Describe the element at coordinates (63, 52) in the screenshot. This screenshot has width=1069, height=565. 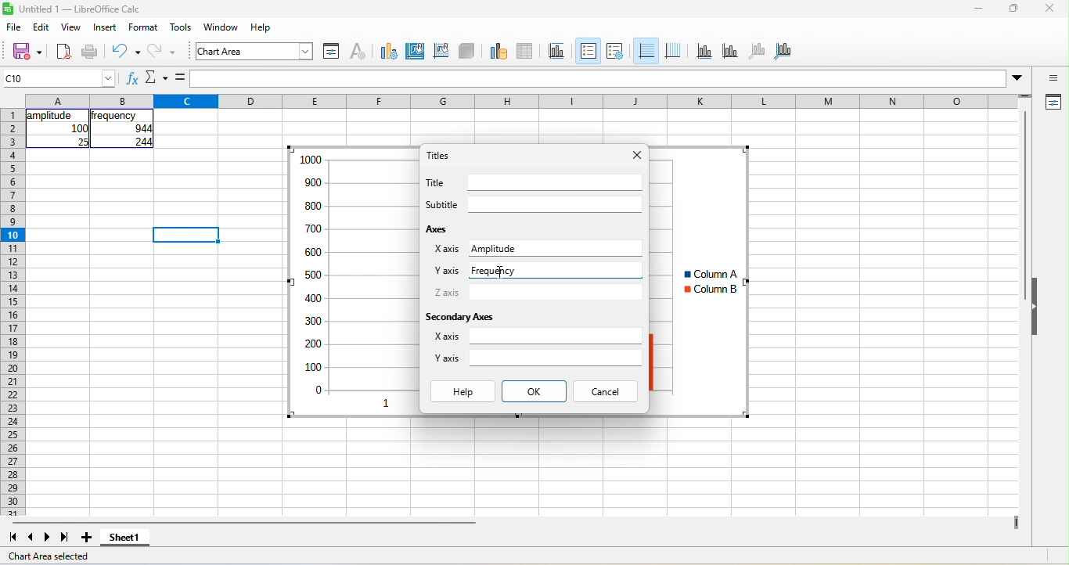
I see `export directly as pdf` at that location.